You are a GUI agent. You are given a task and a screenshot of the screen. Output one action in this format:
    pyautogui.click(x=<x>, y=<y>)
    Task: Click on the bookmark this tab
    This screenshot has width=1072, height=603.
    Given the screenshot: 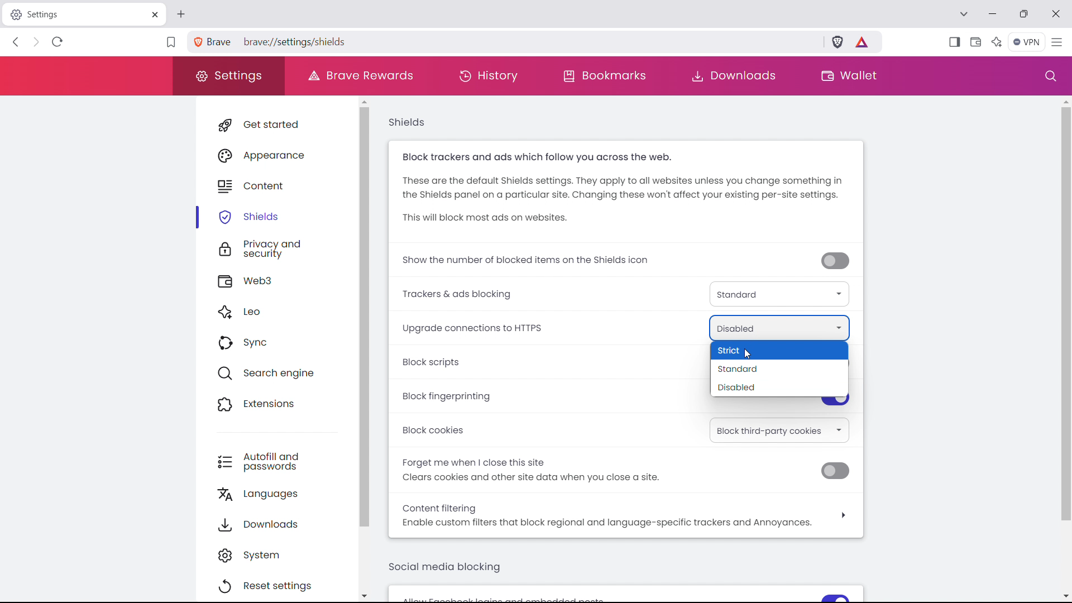 What is the action you would take?
    pyautogui.click(x=171, y=42)
    